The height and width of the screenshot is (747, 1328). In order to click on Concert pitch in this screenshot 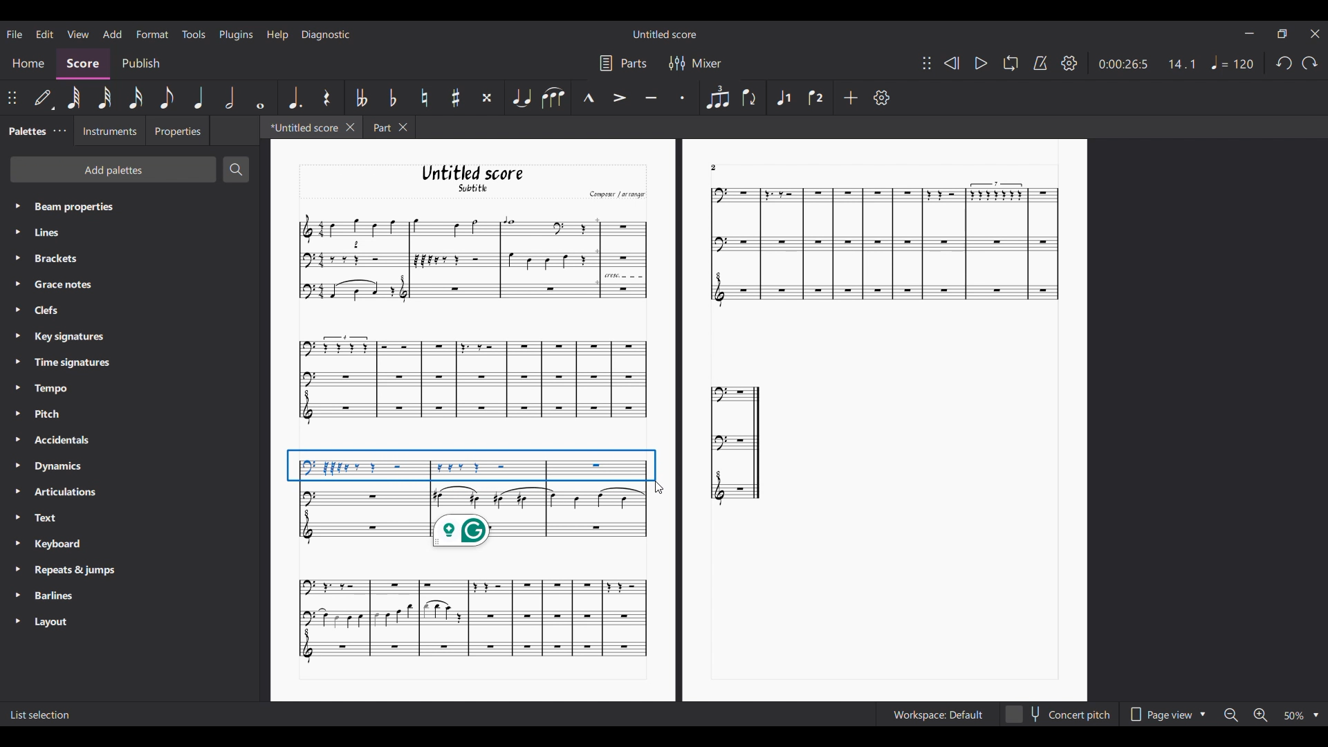, I will do `click(1058, 714)`.